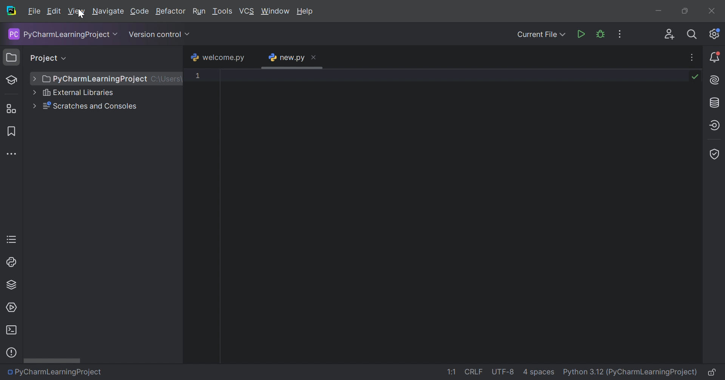  What do you see at coordinates (34, 78) in the screenshot?
I see `Drop down` at bounding box center [34, 78].